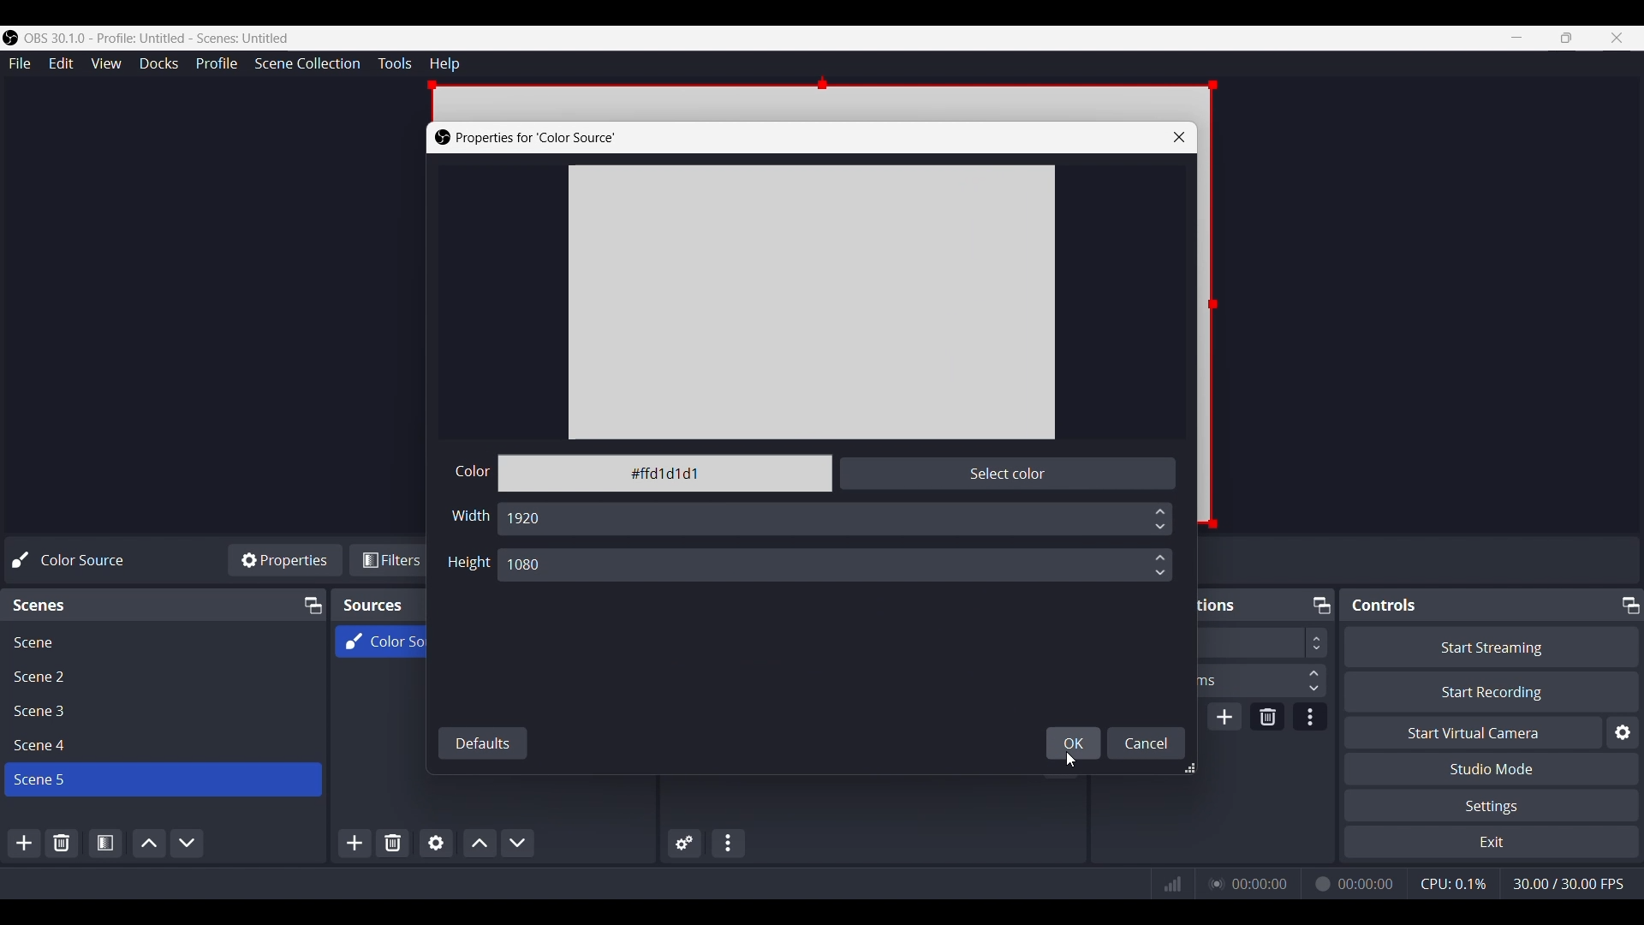  I want to click on Scene Collection, so click(308, 64).